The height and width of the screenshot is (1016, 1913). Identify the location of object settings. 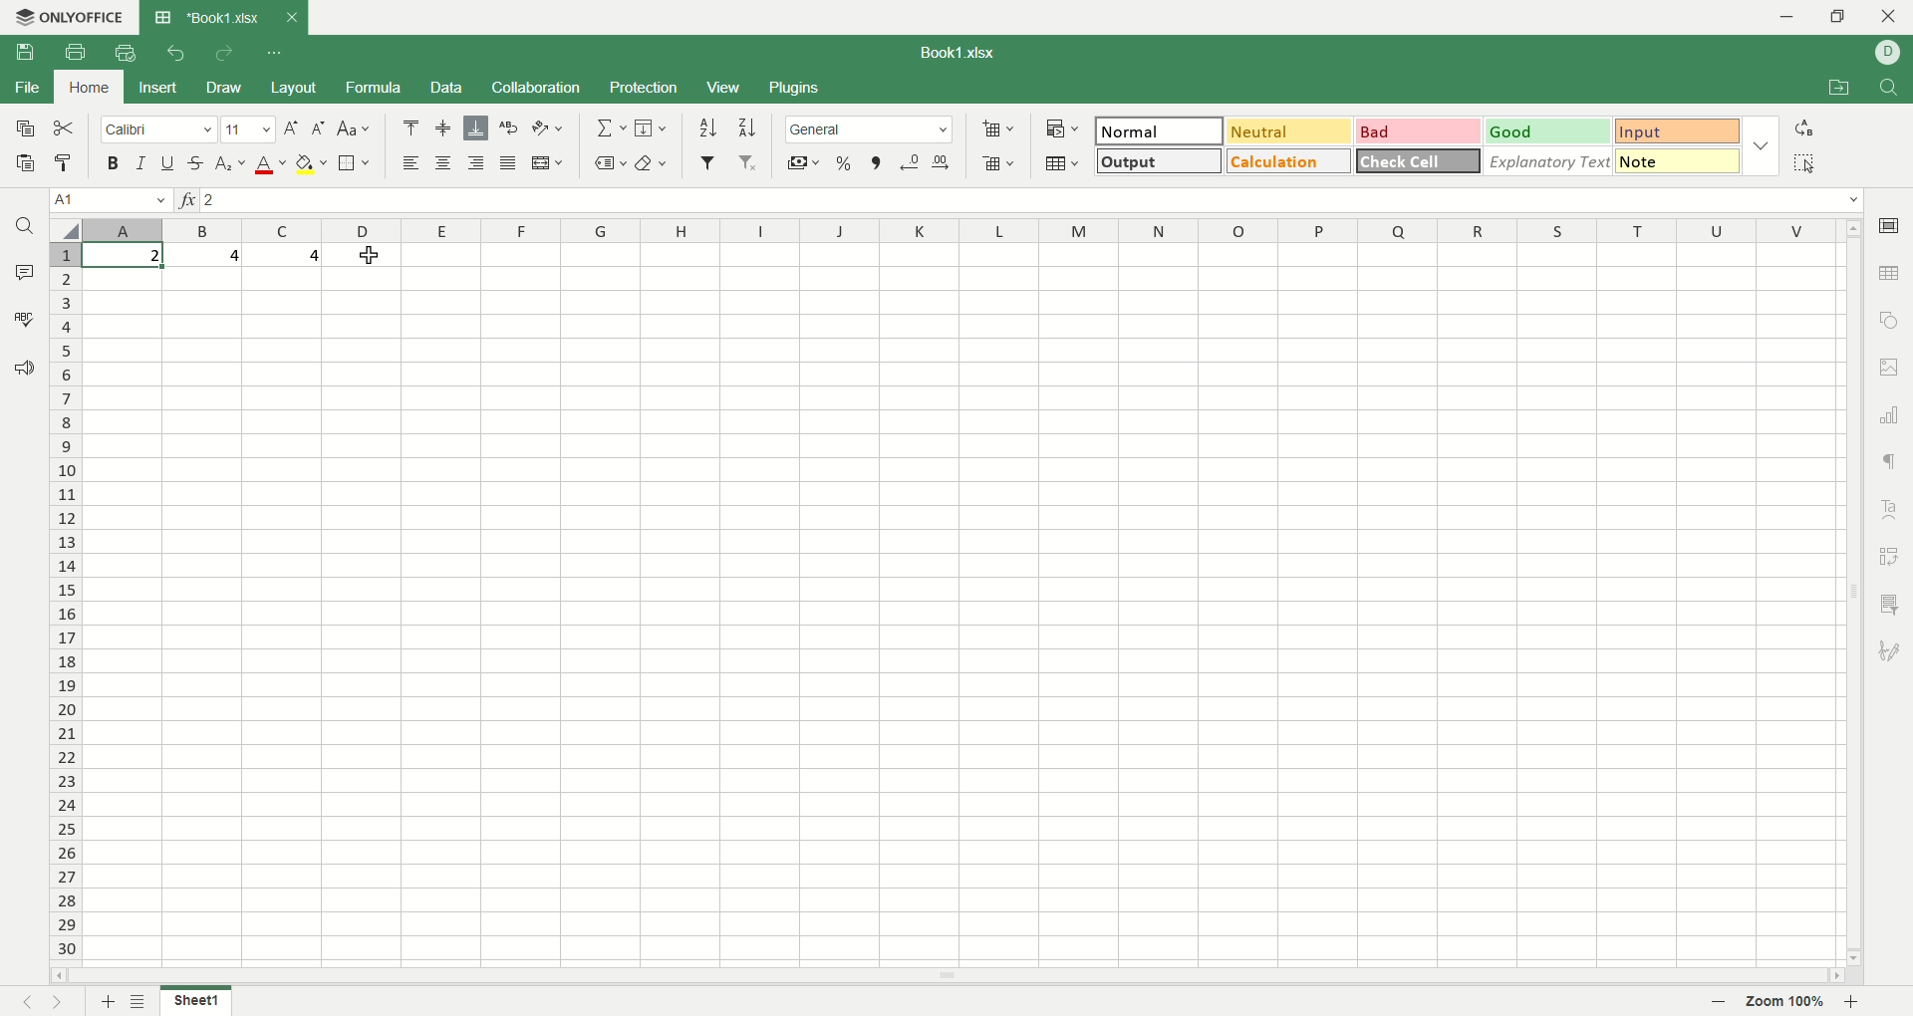
(1890, 321).